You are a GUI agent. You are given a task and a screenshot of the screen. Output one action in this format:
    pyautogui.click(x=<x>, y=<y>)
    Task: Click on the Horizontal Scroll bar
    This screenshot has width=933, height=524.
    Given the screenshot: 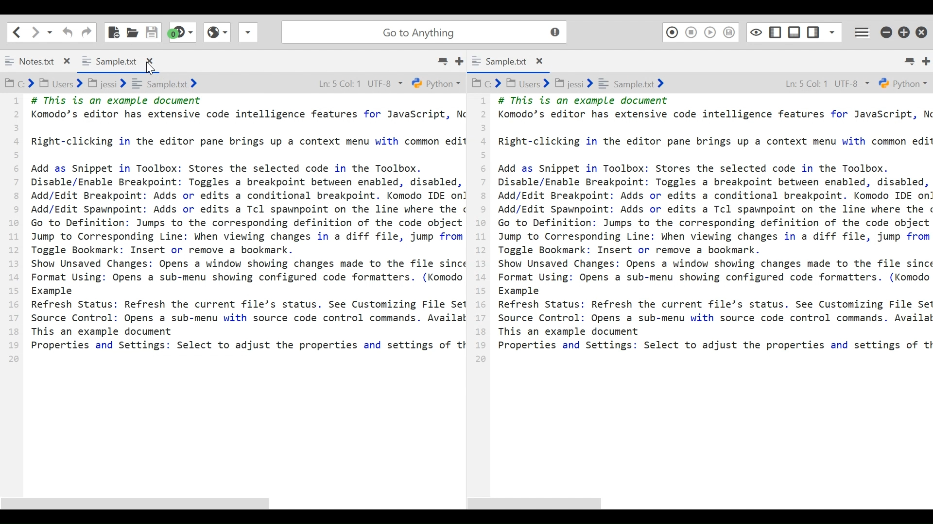 What is the action you would take?
    pyautogui.click(x=536, y=503)
    